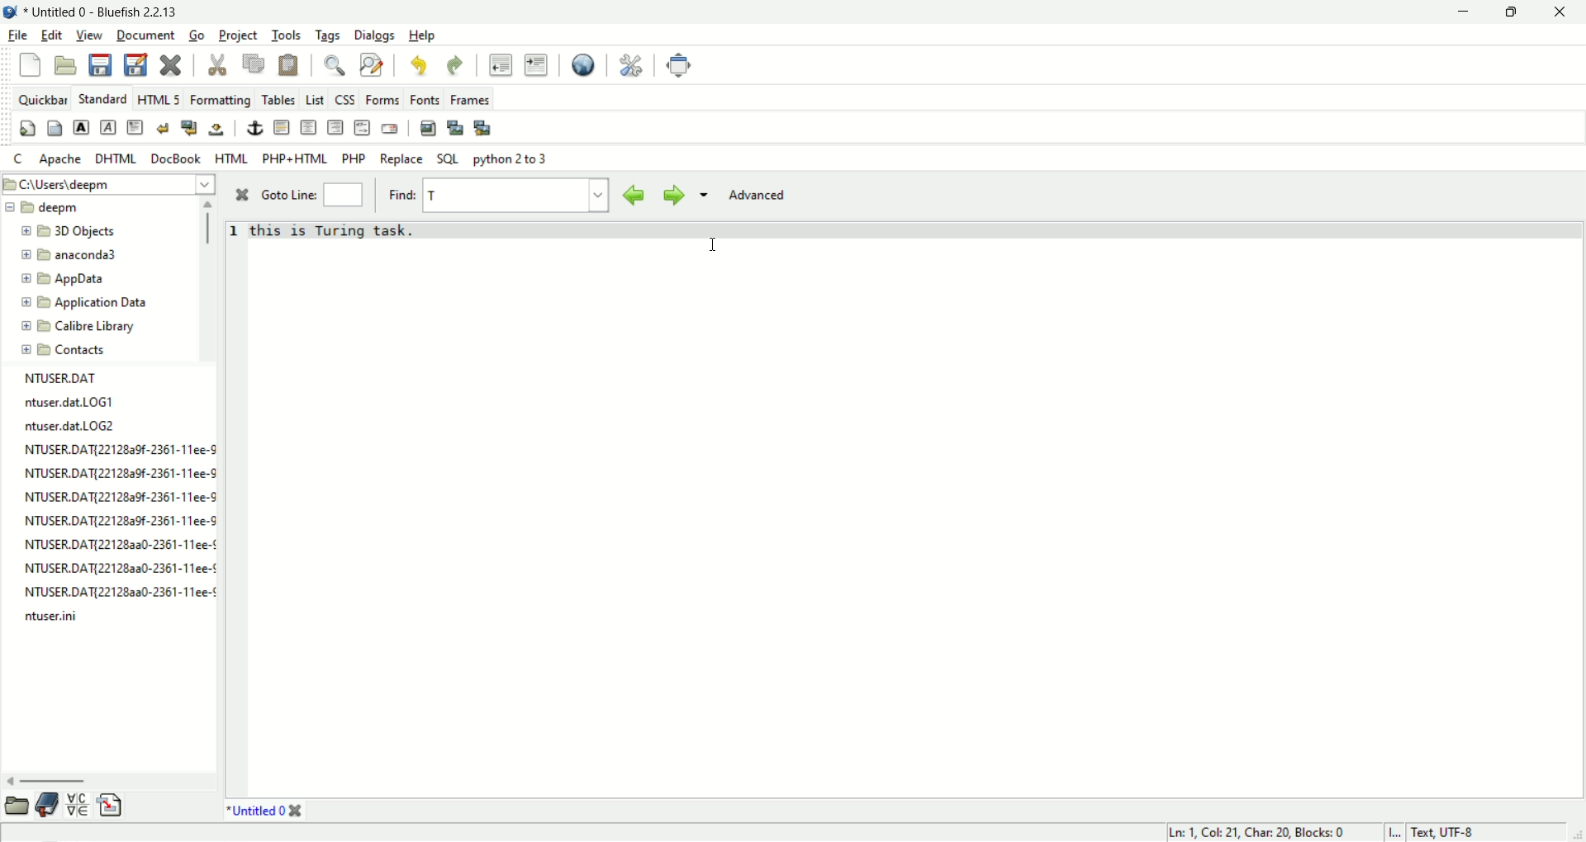  What do you see at coordinates (402, 193) in the screenshot?
I see `find:` at bounding box center [402, 193].